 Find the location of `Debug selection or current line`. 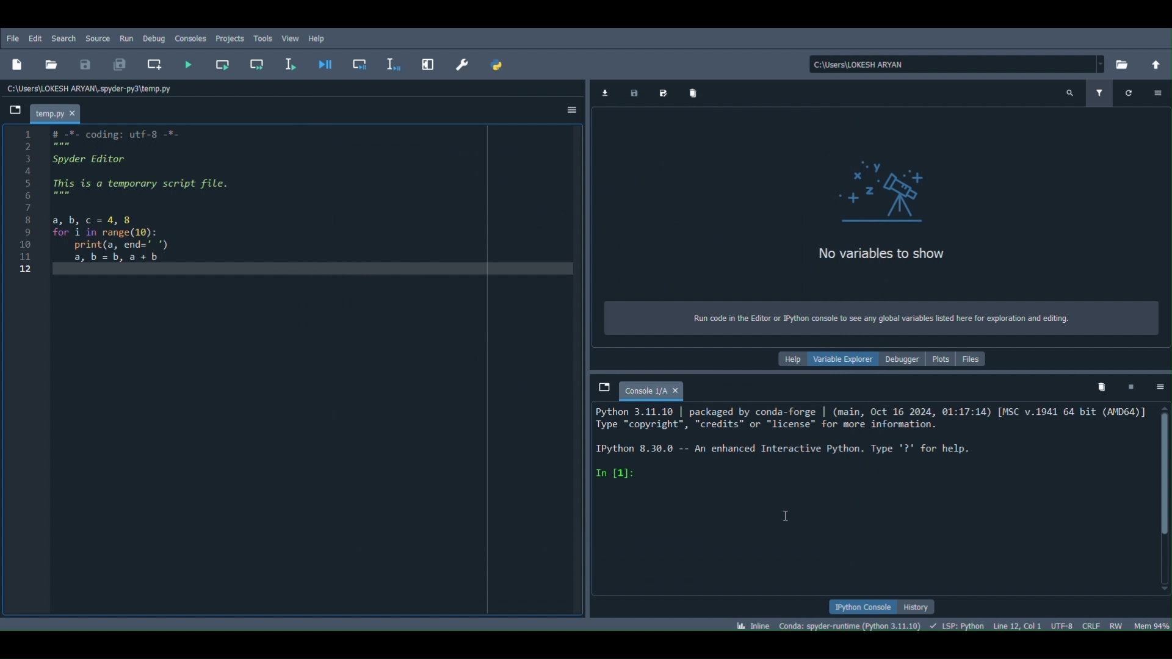

Debug selection or current line is located at coordinates (389, 62).